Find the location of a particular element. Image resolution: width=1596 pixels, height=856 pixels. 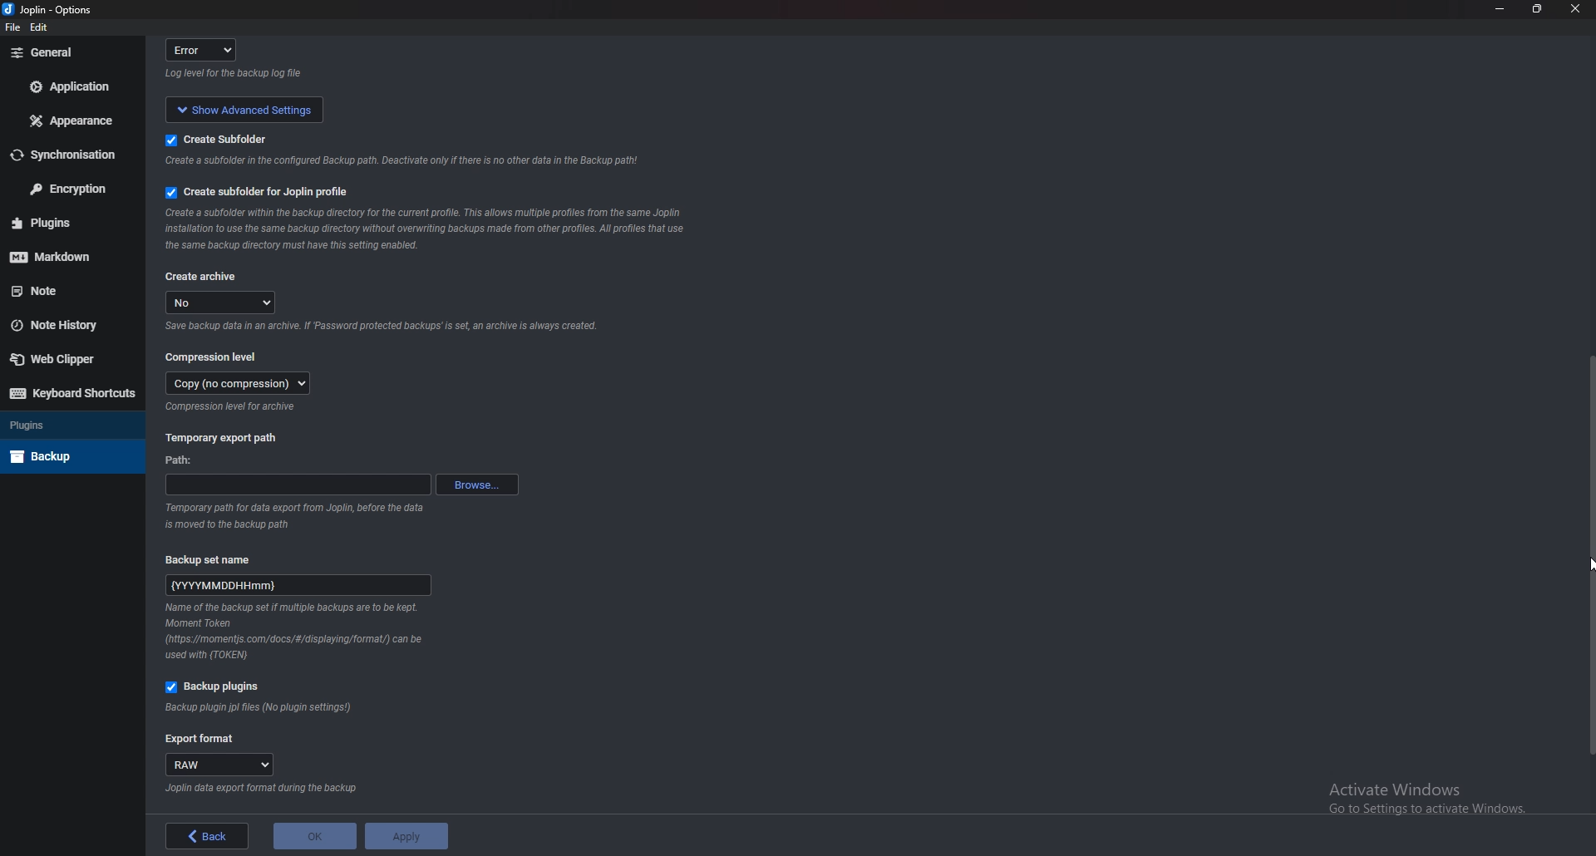

activate windows is located at coordinates (1436, 795).